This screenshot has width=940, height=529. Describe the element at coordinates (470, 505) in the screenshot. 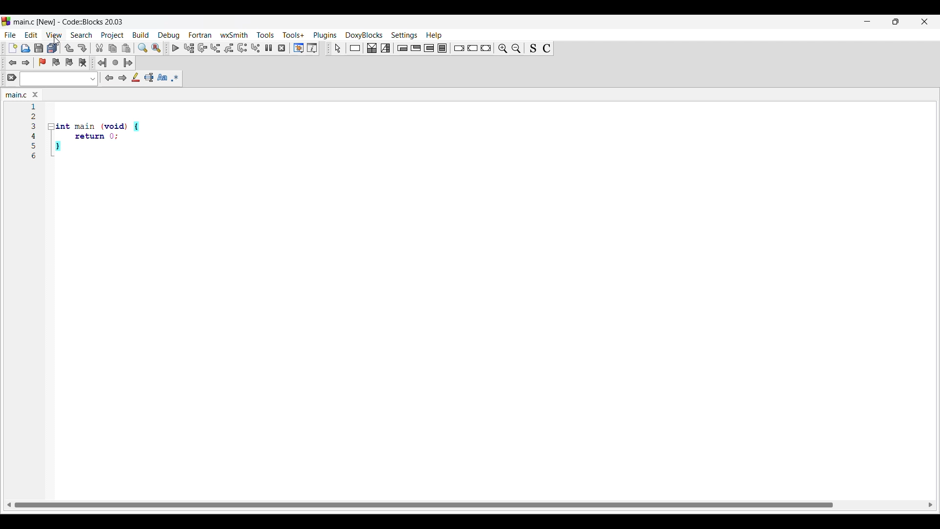

I see `Horizontal slide bar` at that location.